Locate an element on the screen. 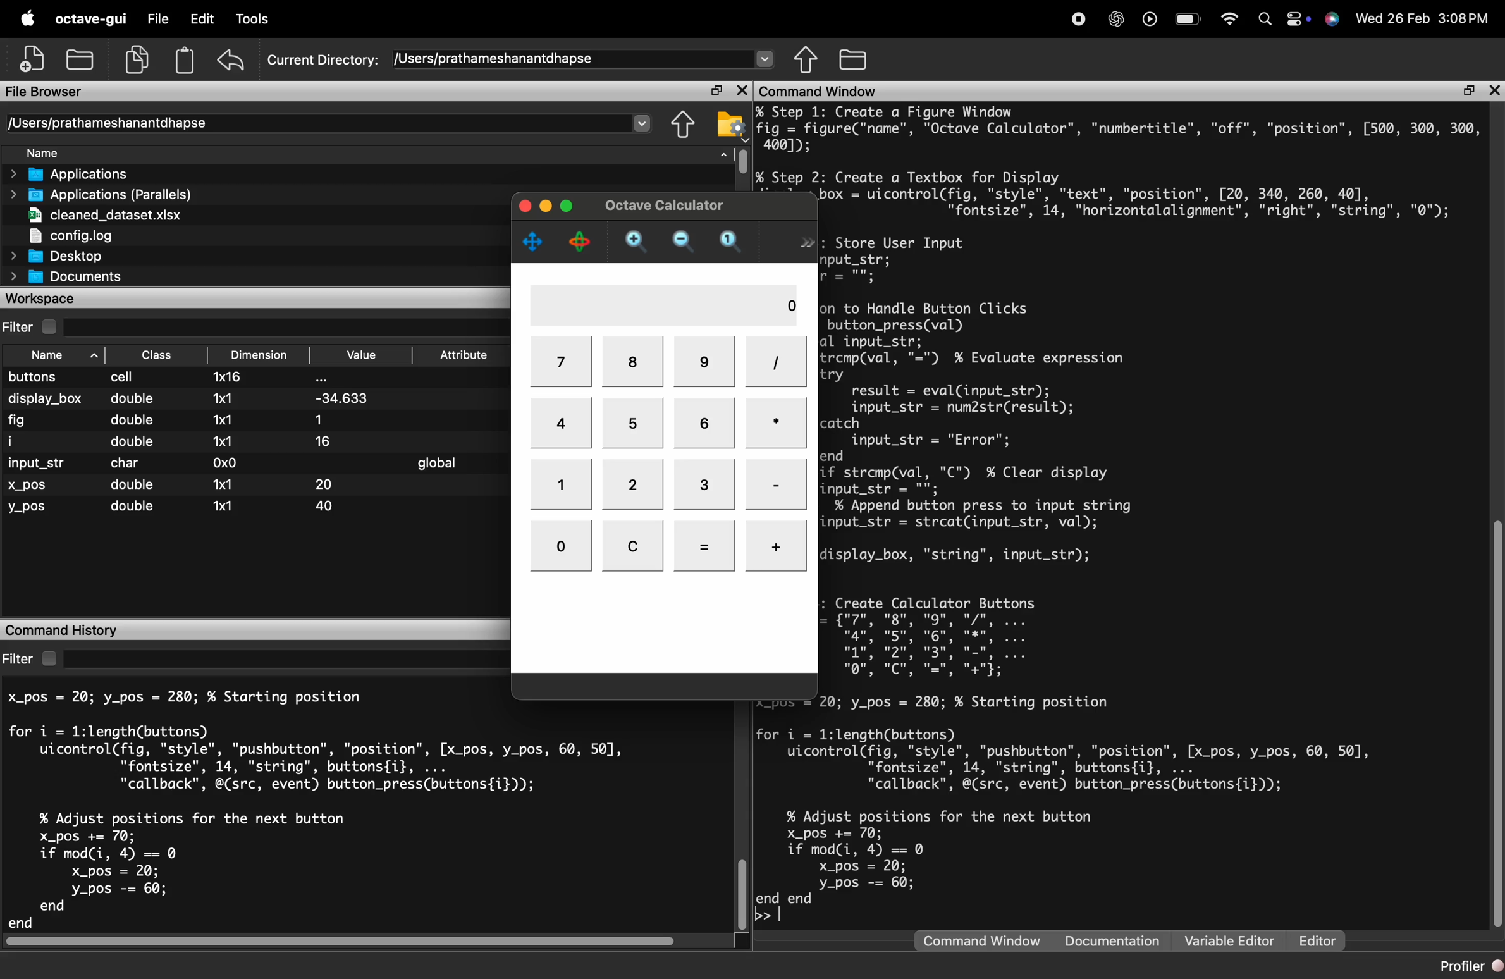 The image size is (1505, 979). config.log is located at coordinates (68, 237).